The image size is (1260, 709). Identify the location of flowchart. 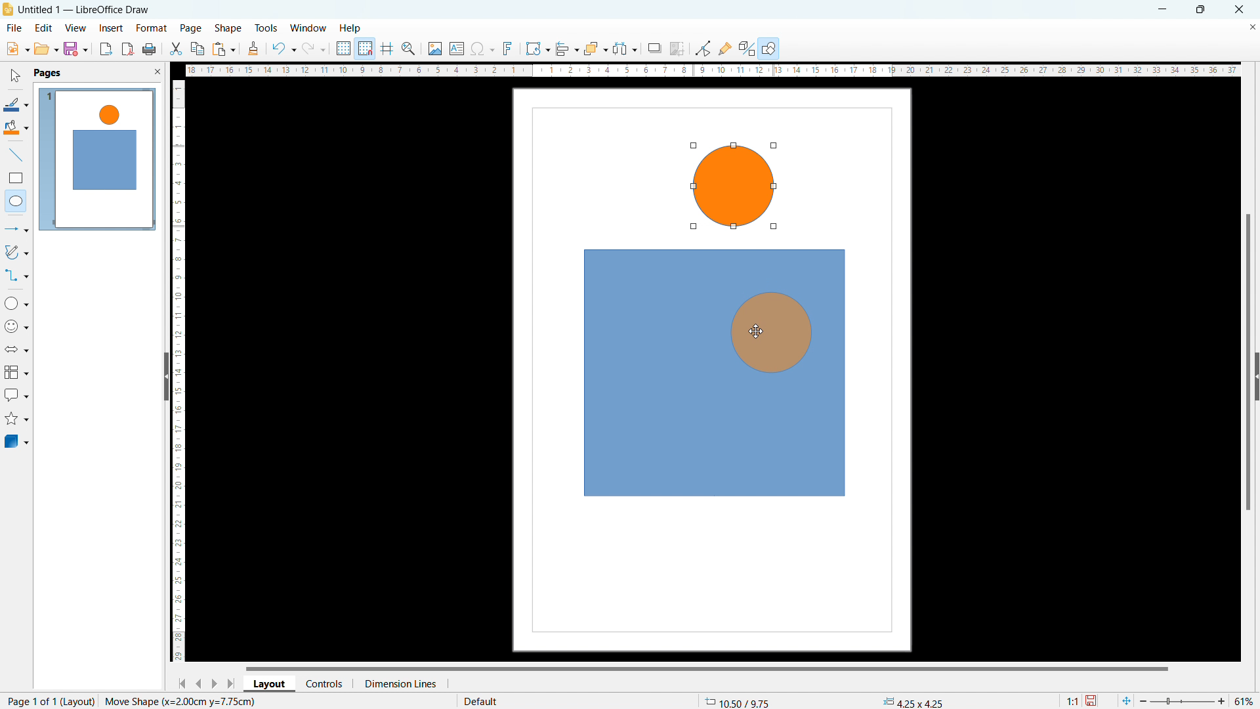
(17, 372).